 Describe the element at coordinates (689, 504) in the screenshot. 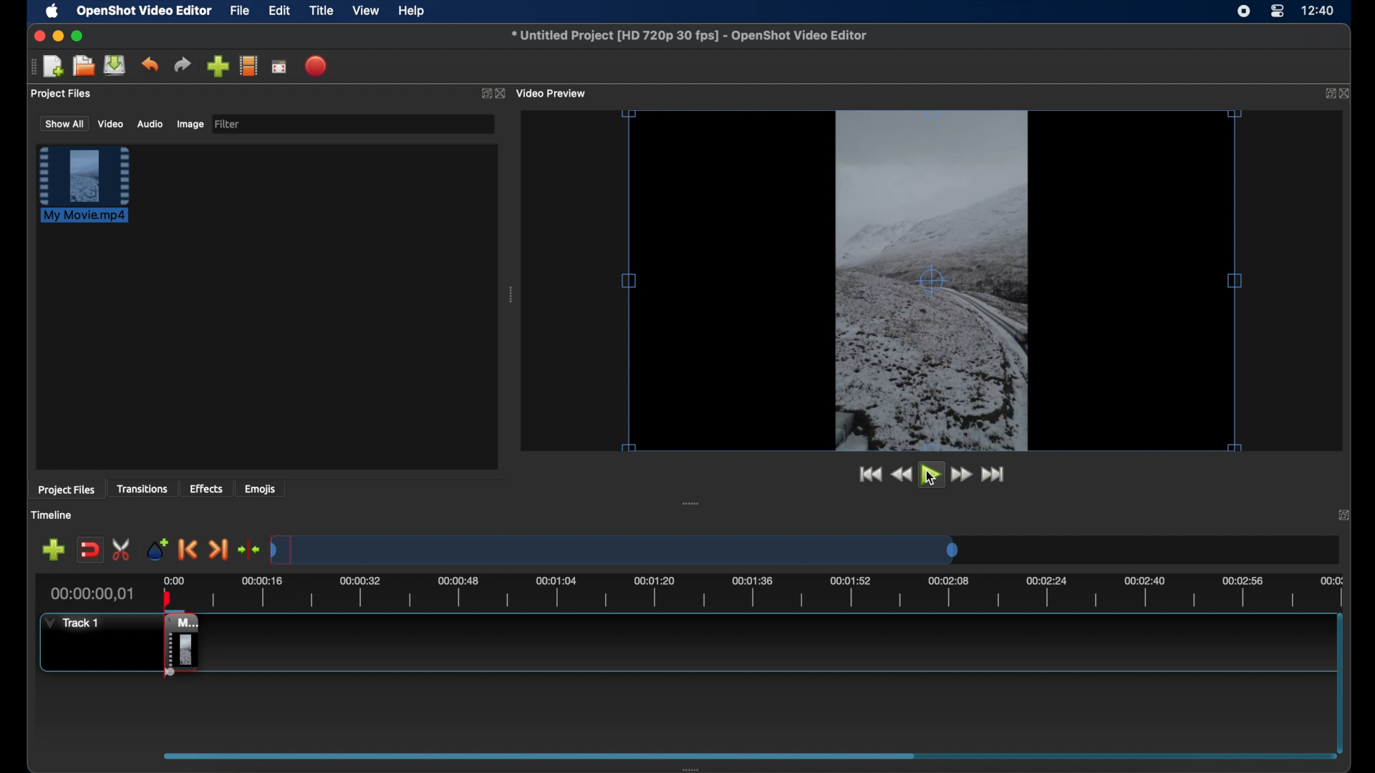

I see `drag handle` at that location.